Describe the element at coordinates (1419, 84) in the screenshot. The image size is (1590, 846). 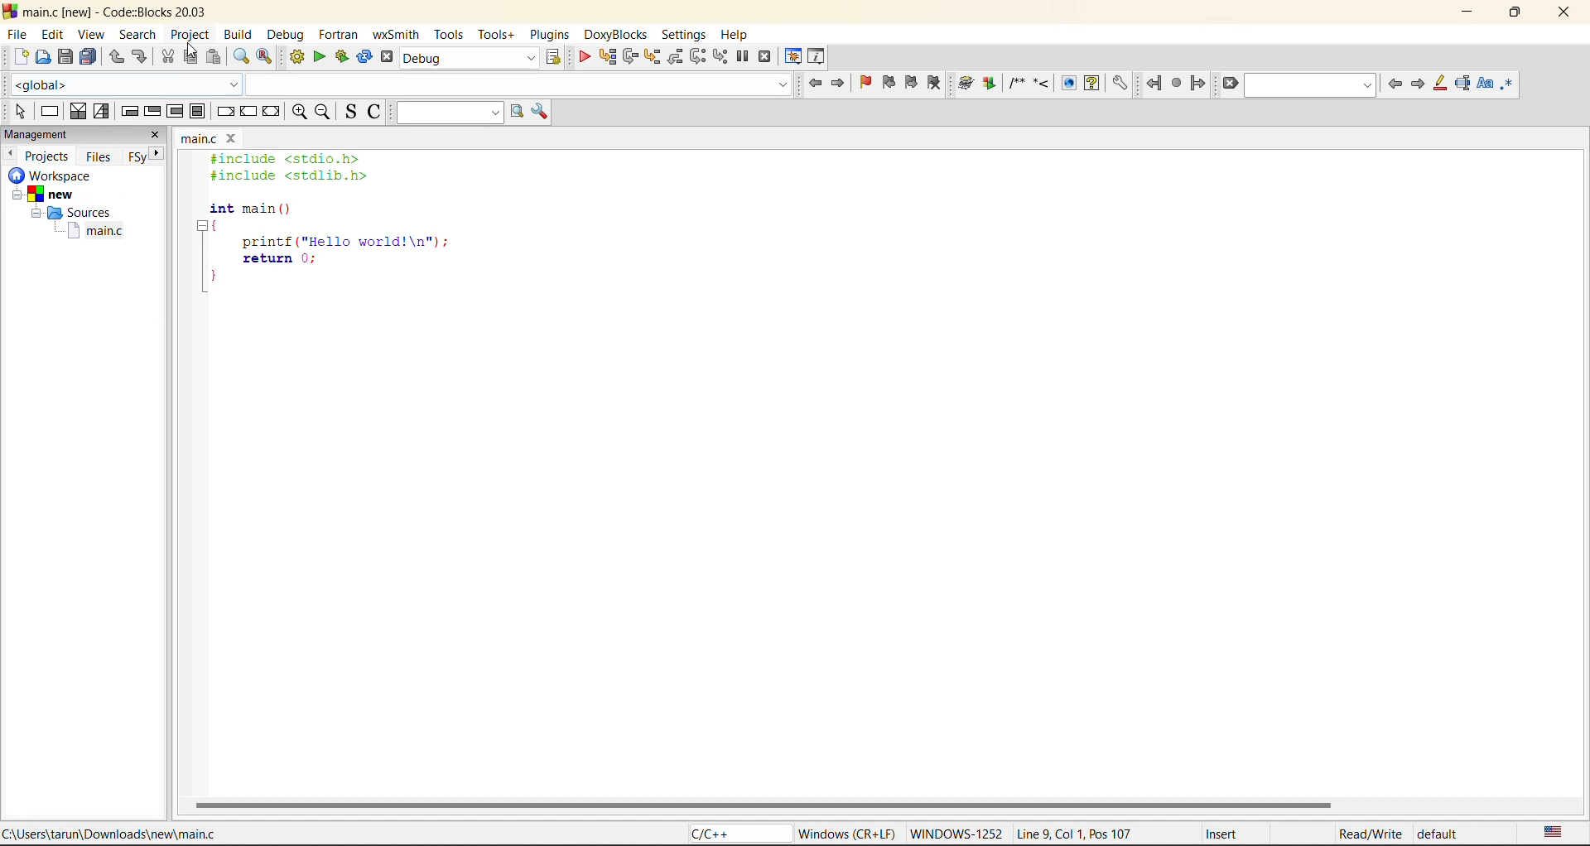
I see `next` at that location.